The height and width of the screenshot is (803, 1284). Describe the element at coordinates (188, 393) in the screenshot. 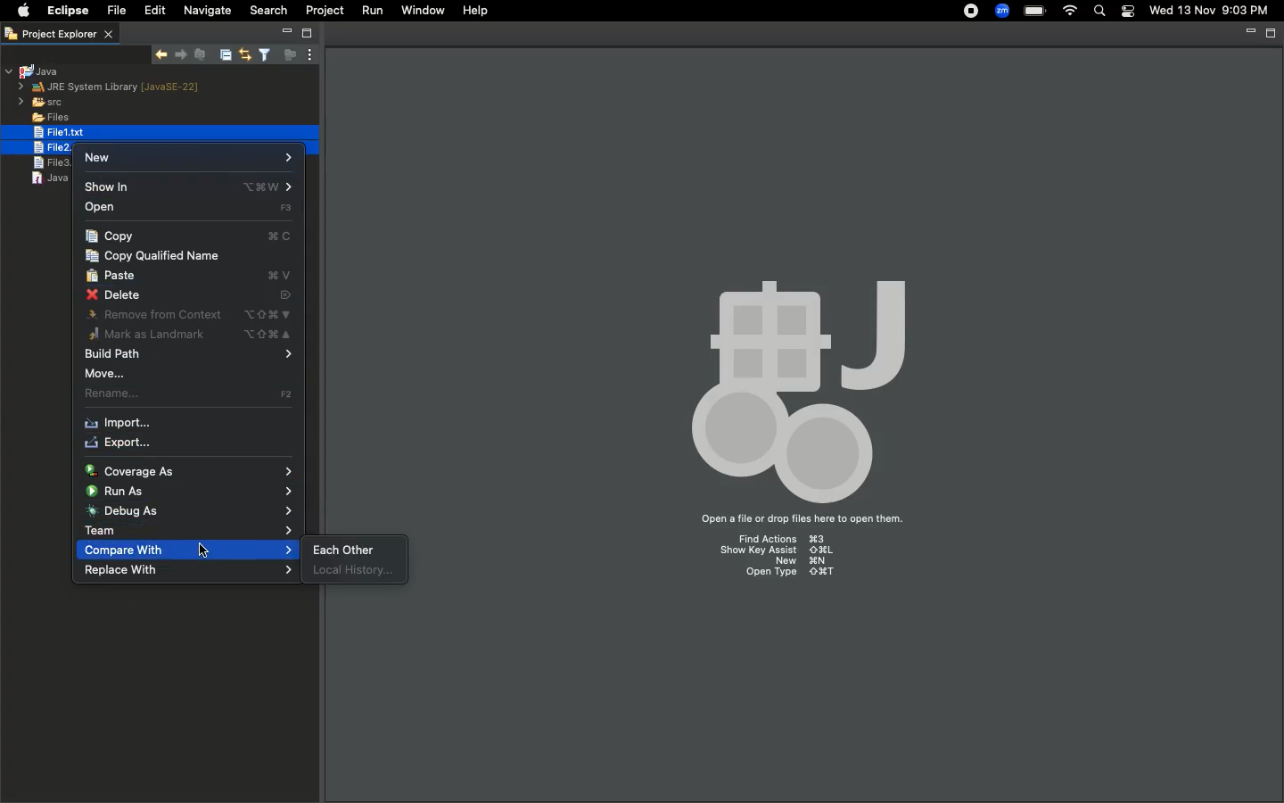

I see `Rename` at that location.